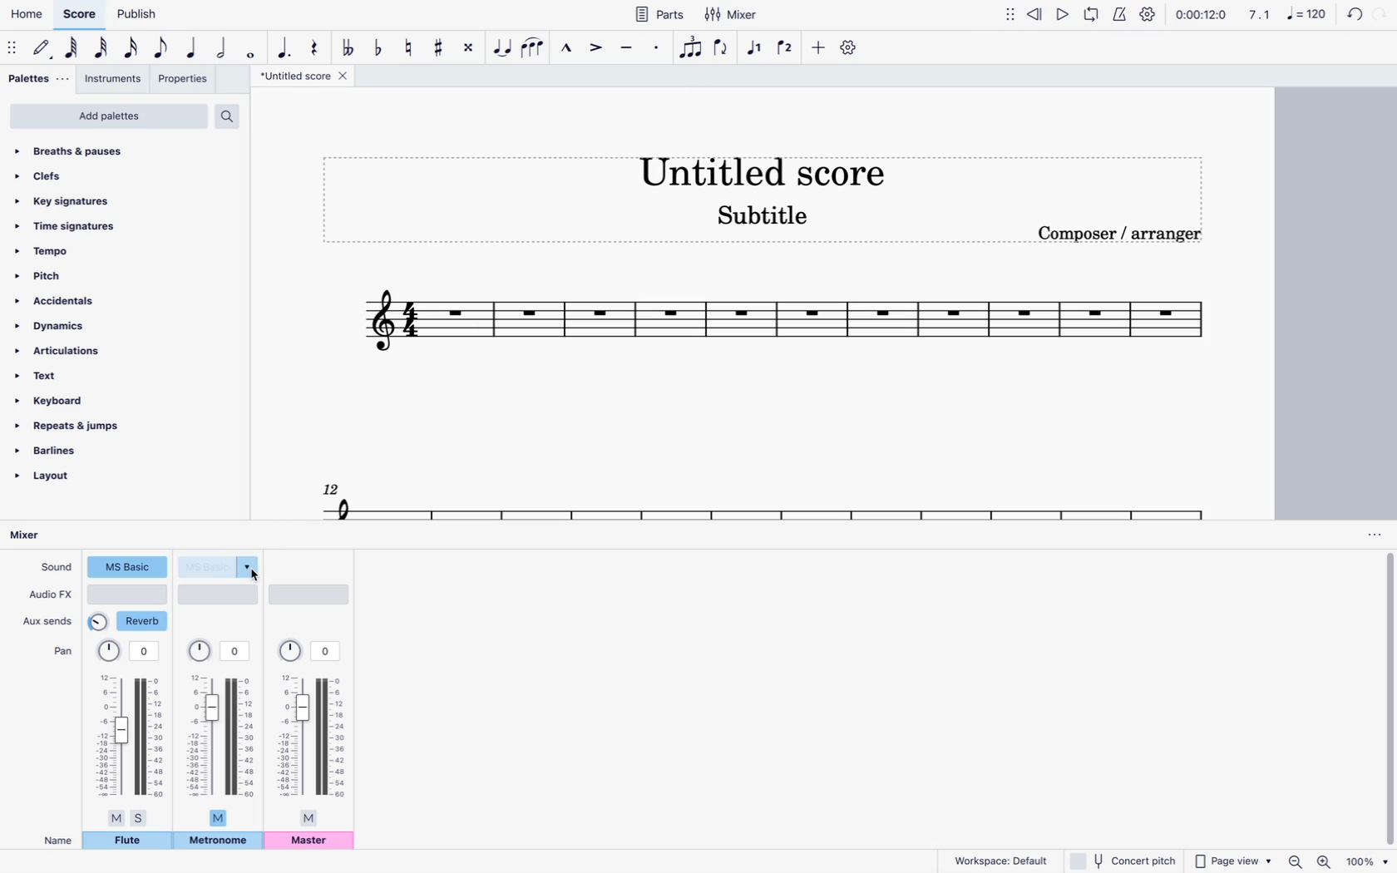 The height and width of the screenshot is (873, 1397). Describe the element at coordinates (97, 275) in the screenshot. I see `pitch` at that location.